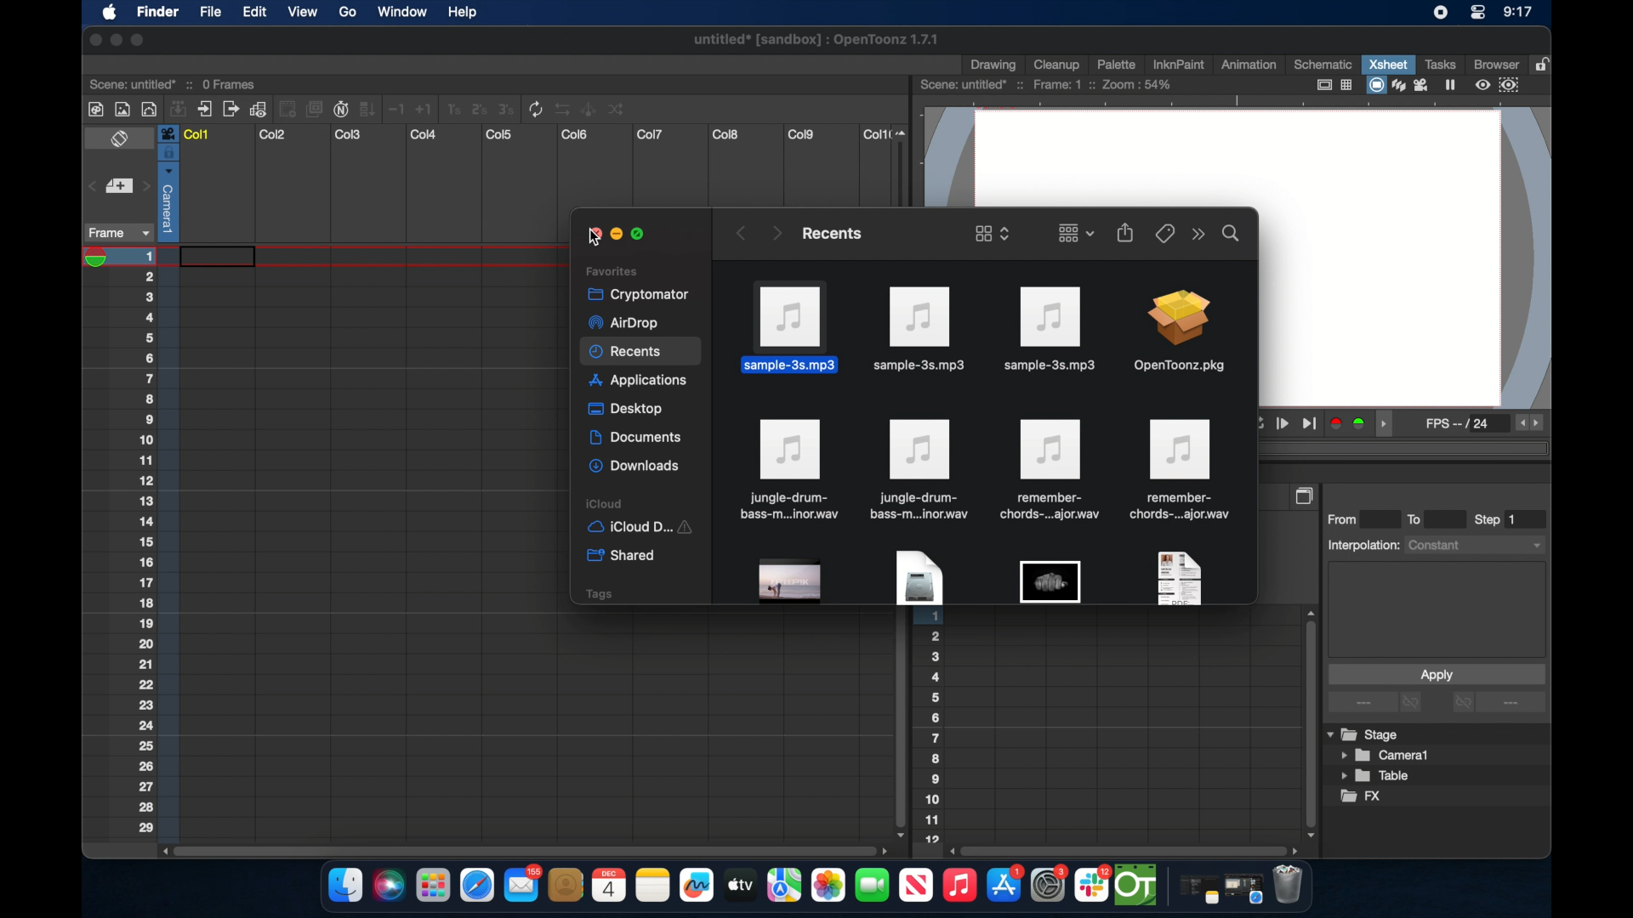 Image resolution: width=1633 pixels, height=918 pixels. I want to click on finder, so click(345, 886).